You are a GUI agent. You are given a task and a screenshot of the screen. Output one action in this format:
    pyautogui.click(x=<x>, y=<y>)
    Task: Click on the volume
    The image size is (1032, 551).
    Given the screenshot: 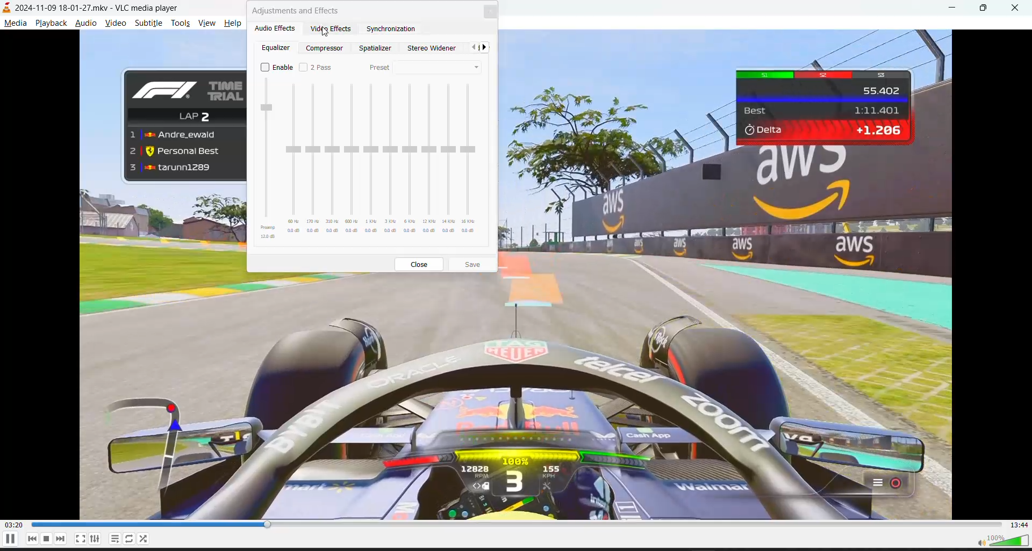 What is the action you would take?
    pyautogui.click(x=1002, y=541)
    